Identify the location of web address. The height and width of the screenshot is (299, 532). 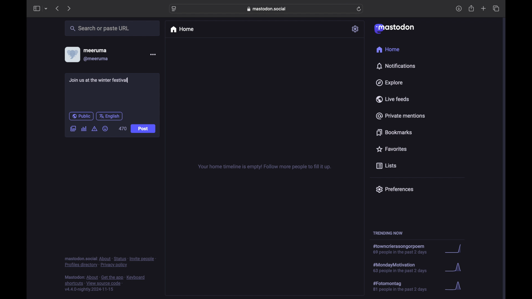
(268, 9).